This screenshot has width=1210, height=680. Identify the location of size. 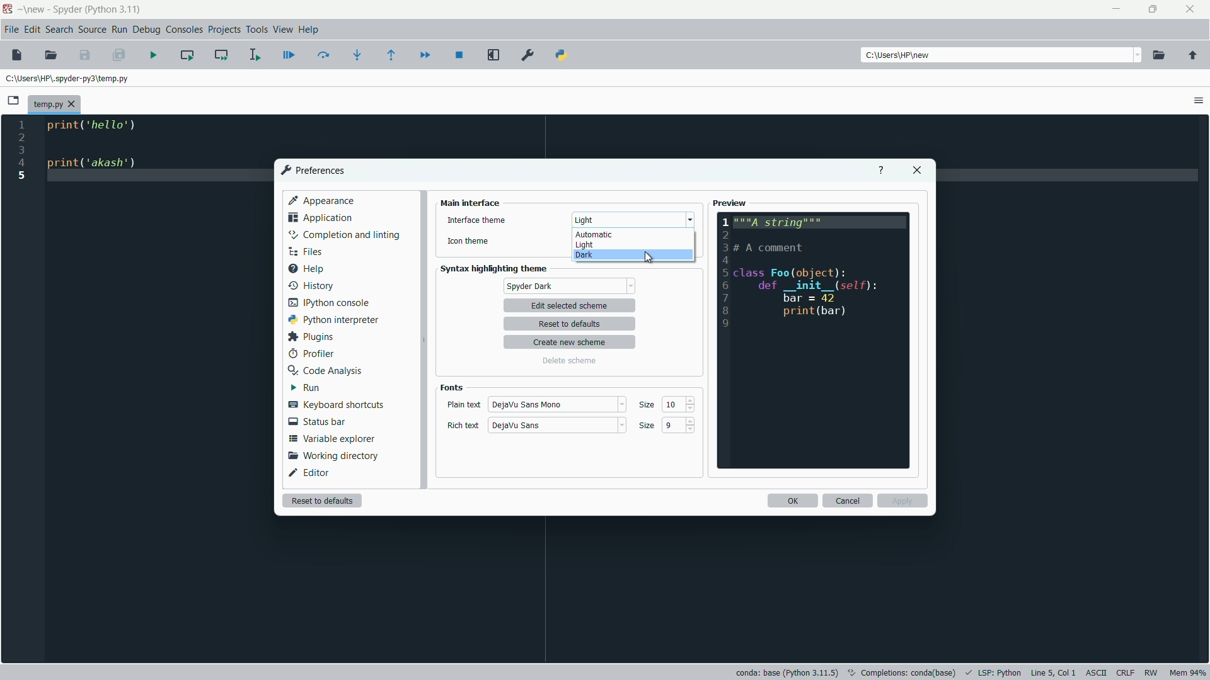
(648, 406).